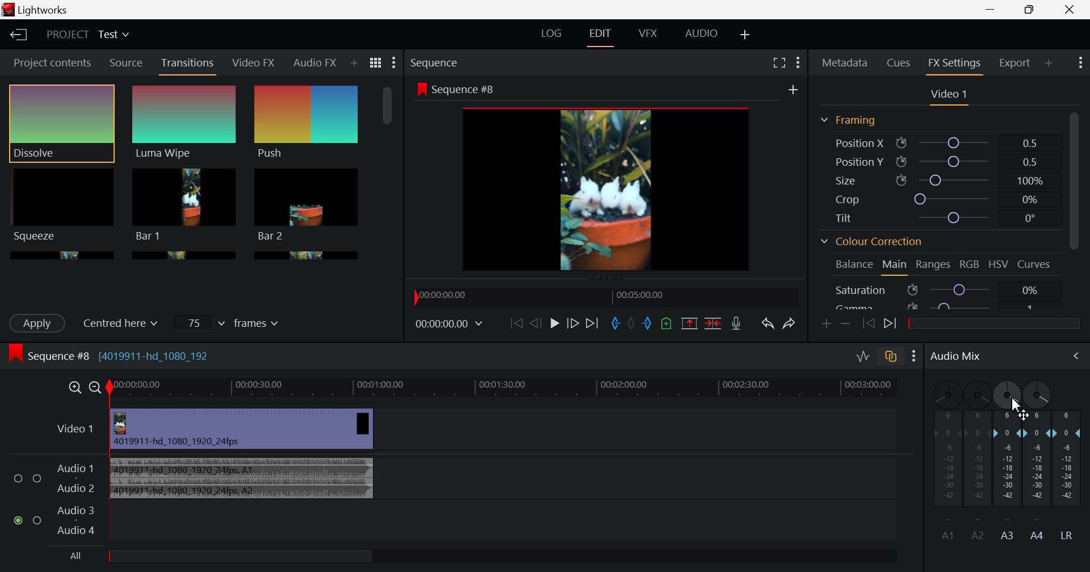  What do you see at coordinates (971, 264) in the screenshot?
I see `RGB` at bounding box center [971, 264].